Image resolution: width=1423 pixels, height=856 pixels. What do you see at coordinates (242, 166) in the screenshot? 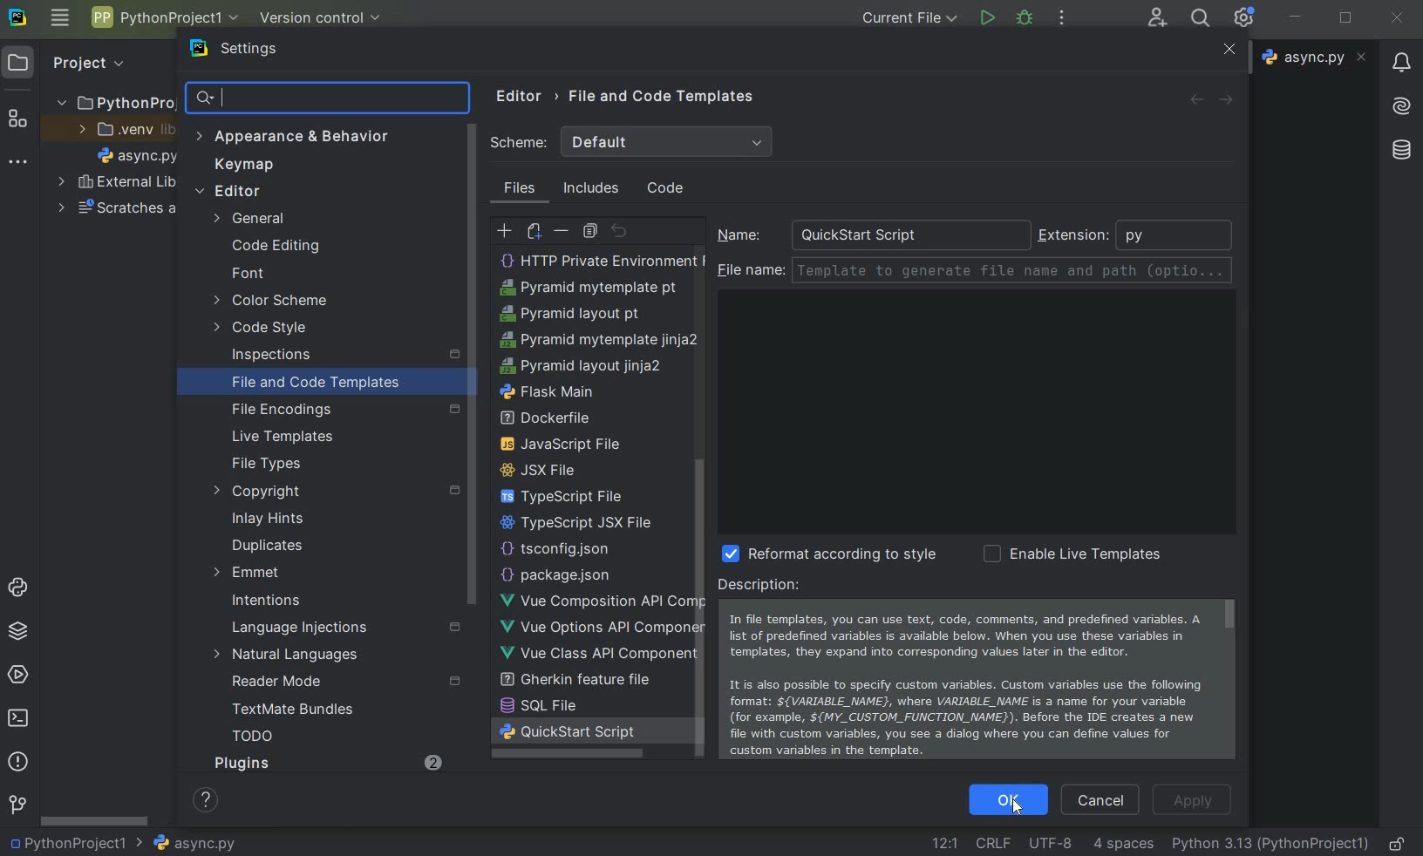
I see `keymap` at bounding box center [242, 166].